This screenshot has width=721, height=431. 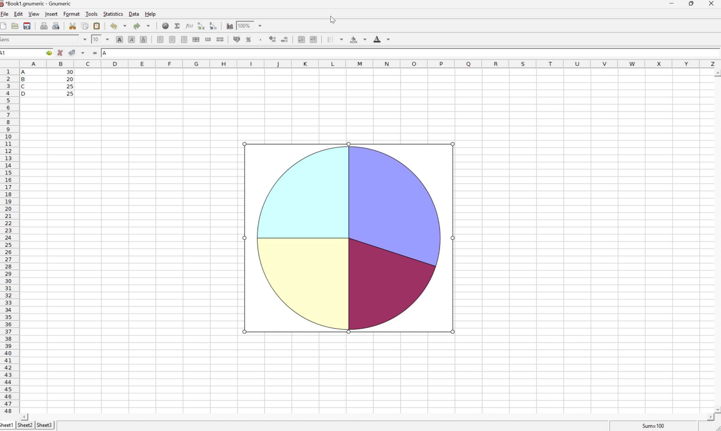 I want to click on Cursor, so click(x=332, y=20).